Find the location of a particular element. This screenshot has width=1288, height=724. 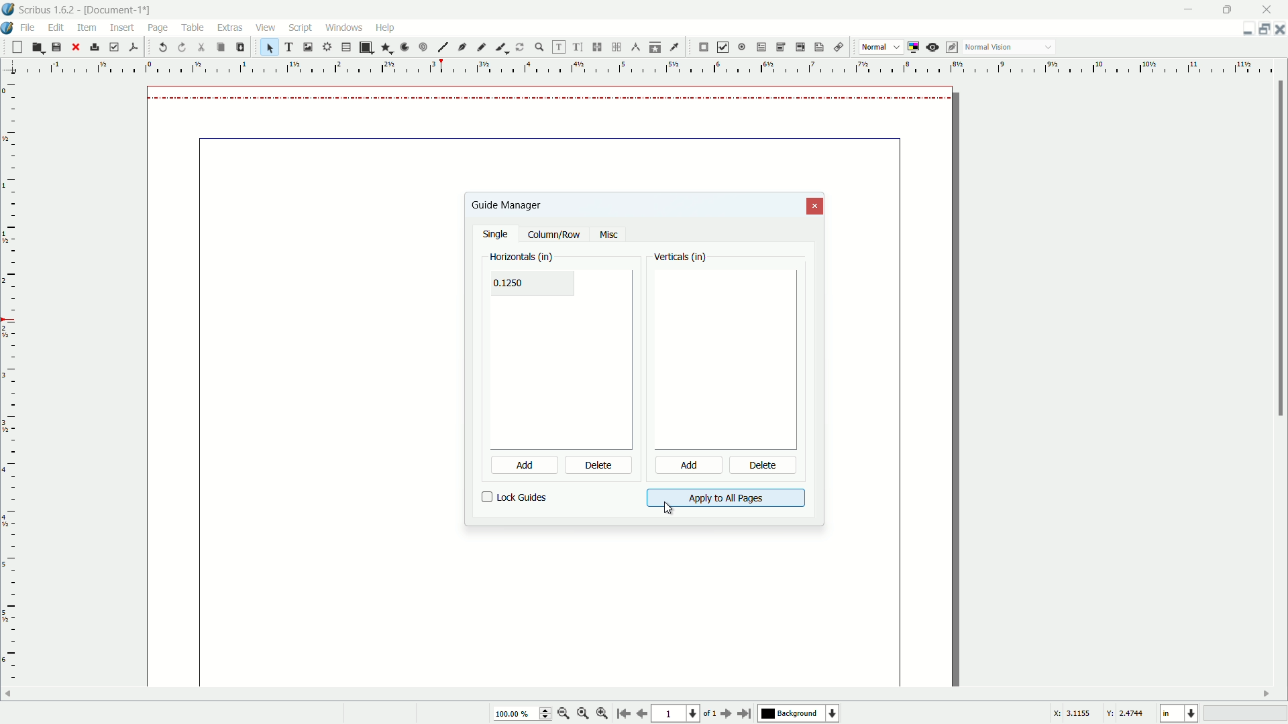

table menu is located at coordinates (193, 27).